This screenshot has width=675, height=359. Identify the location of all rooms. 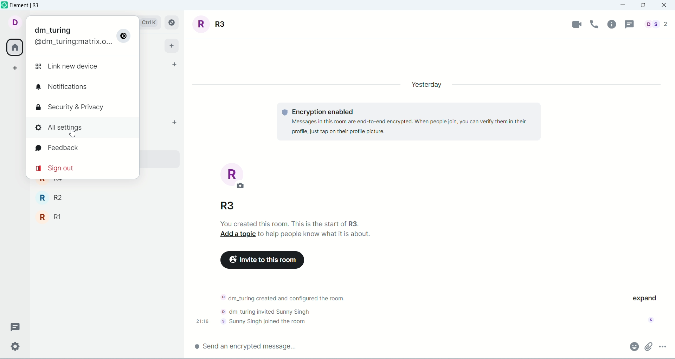
(13, 47).